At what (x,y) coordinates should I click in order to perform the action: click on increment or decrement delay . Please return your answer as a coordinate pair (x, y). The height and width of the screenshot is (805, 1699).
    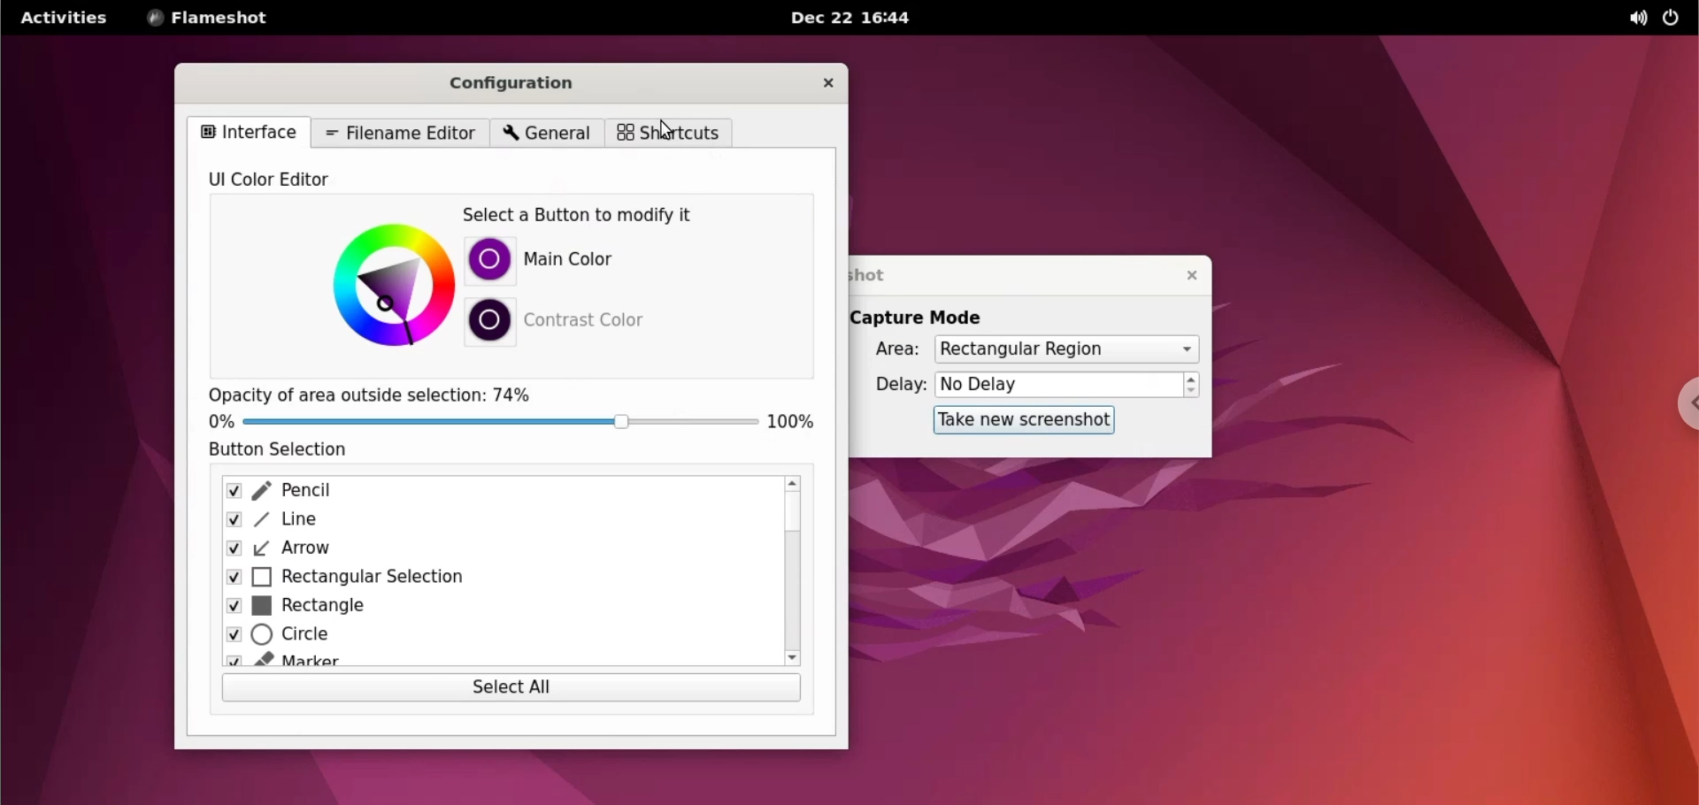
    Looking at the image, I should click on (1192, 385).